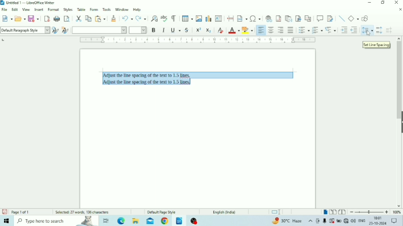 This screenshot has height=226, width=403. What do you see at coordinates (333, 212) in the screenshot?
I see `Multiple-page view` at bounding box center [333, 212].